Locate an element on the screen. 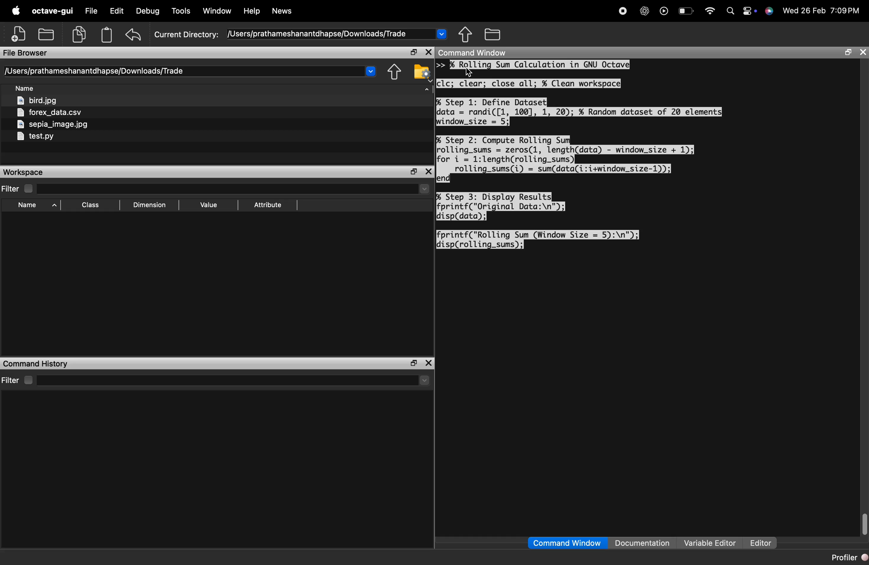 This screenshot has width=869, height=565. command history is located at coordinates (38, 364).